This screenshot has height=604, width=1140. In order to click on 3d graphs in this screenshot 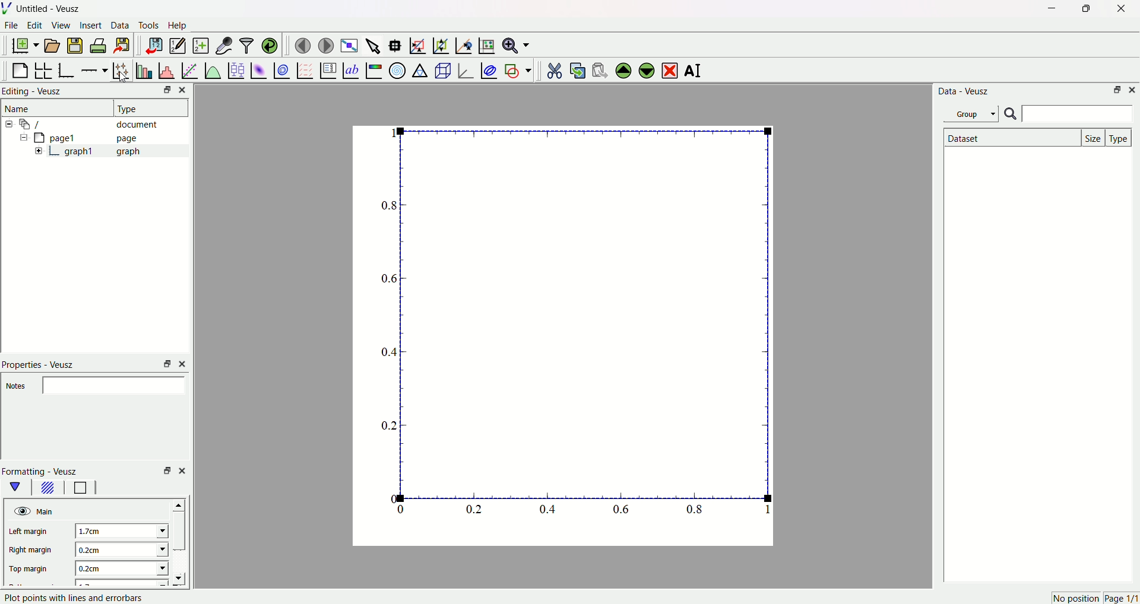, I will do `click(465, 70)`.